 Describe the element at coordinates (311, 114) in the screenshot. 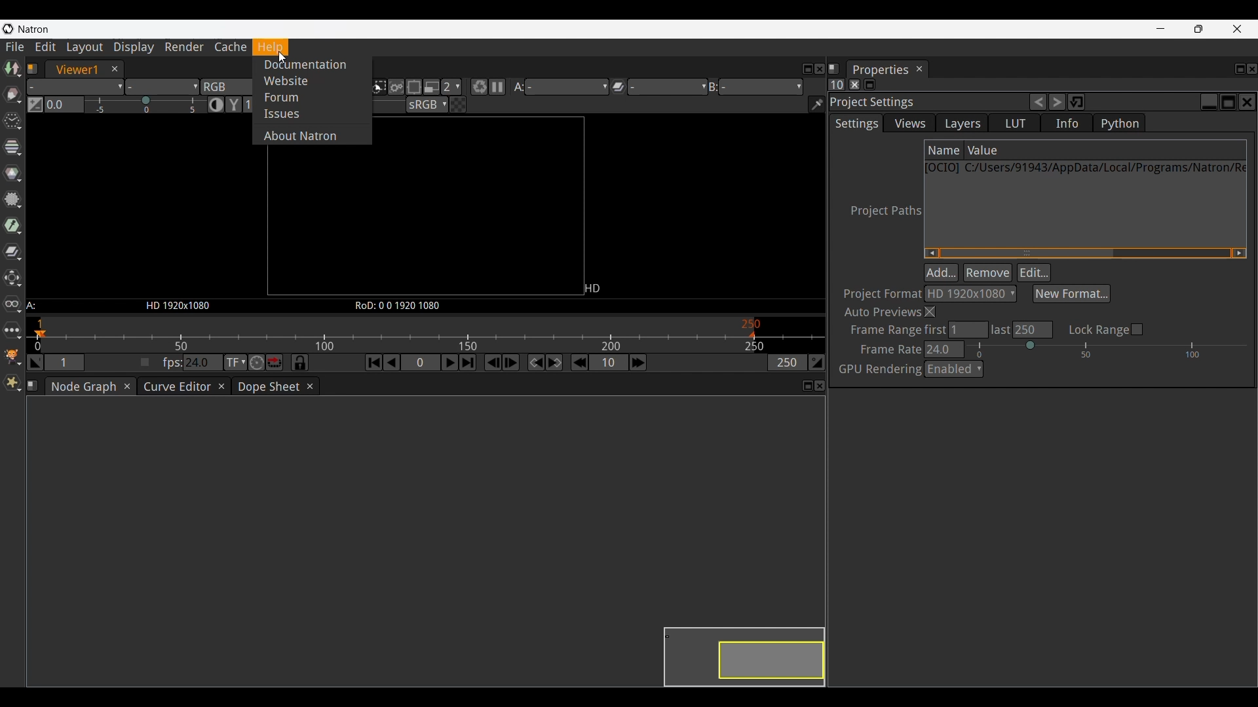

I see `Issues` at that location.